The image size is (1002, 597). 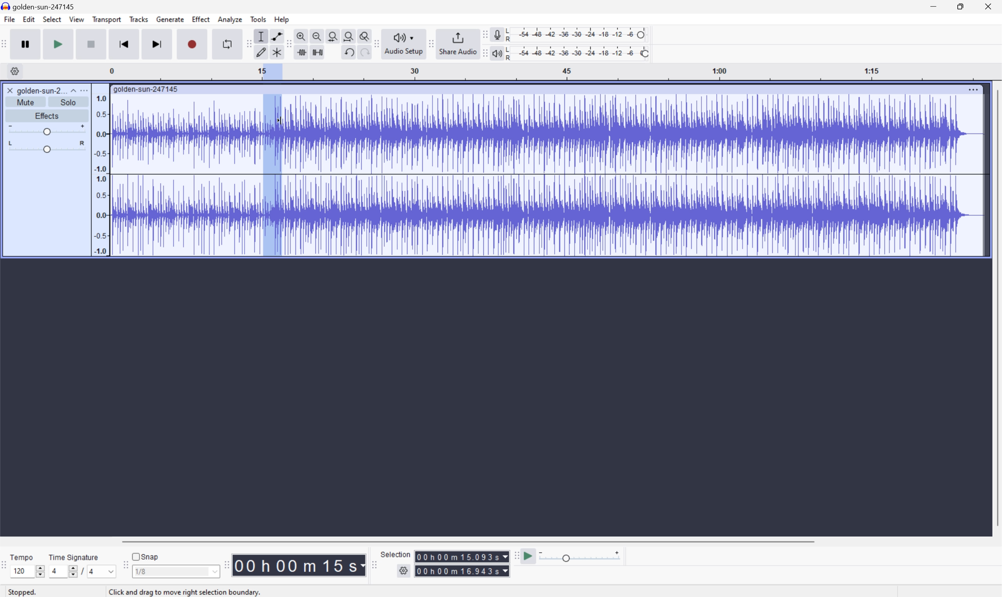 What do you see at coordinates (145, 555) in the screenshot?
I see `Snap` at bounding box center [145, 555].